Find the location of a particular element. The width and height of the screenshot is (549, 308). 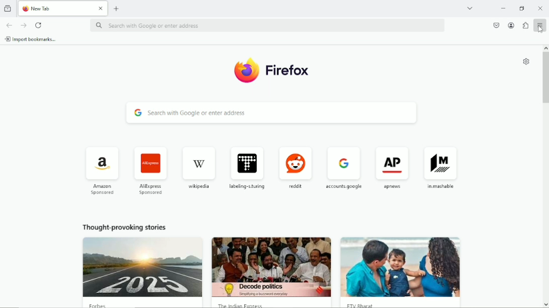

labeling turing is located at coordinates (247, 169).